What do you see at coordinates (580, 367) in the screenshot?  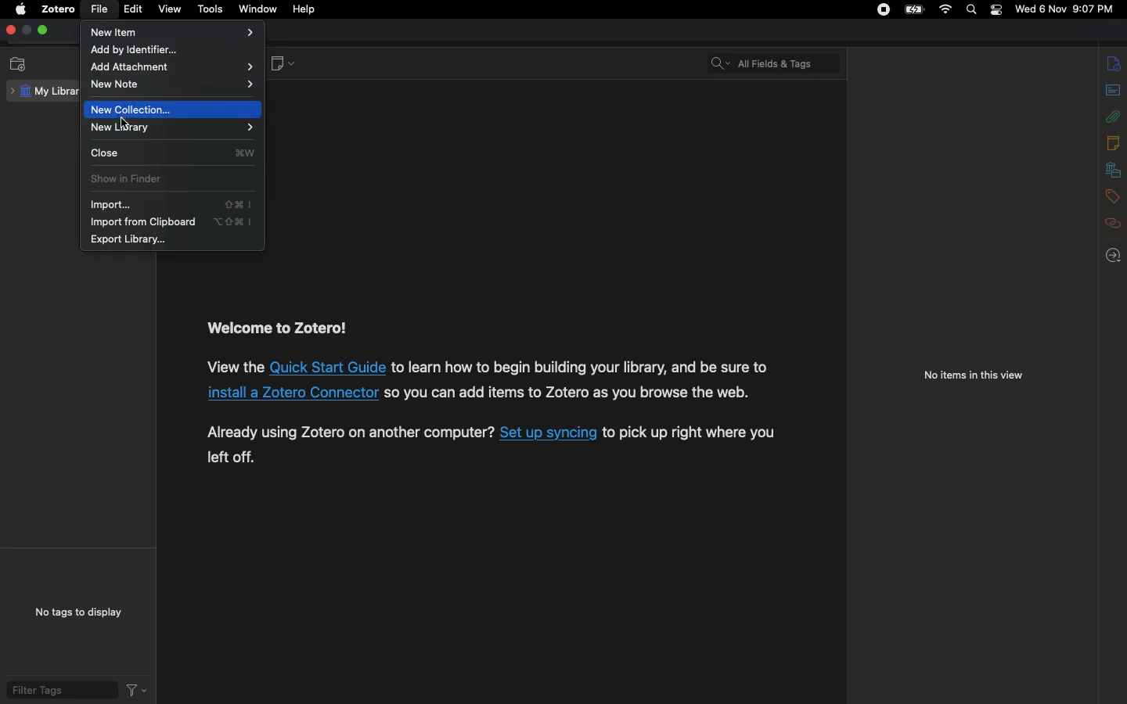 I see `to learn how to begin building your library, and be sure to` at bounding box center [580, 367].